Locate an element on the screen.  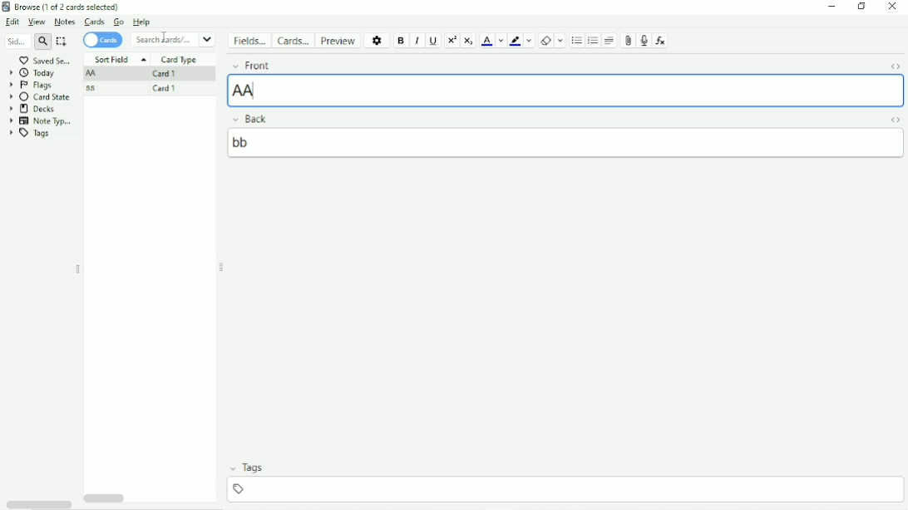
Select is located at coordinates (63, 42).